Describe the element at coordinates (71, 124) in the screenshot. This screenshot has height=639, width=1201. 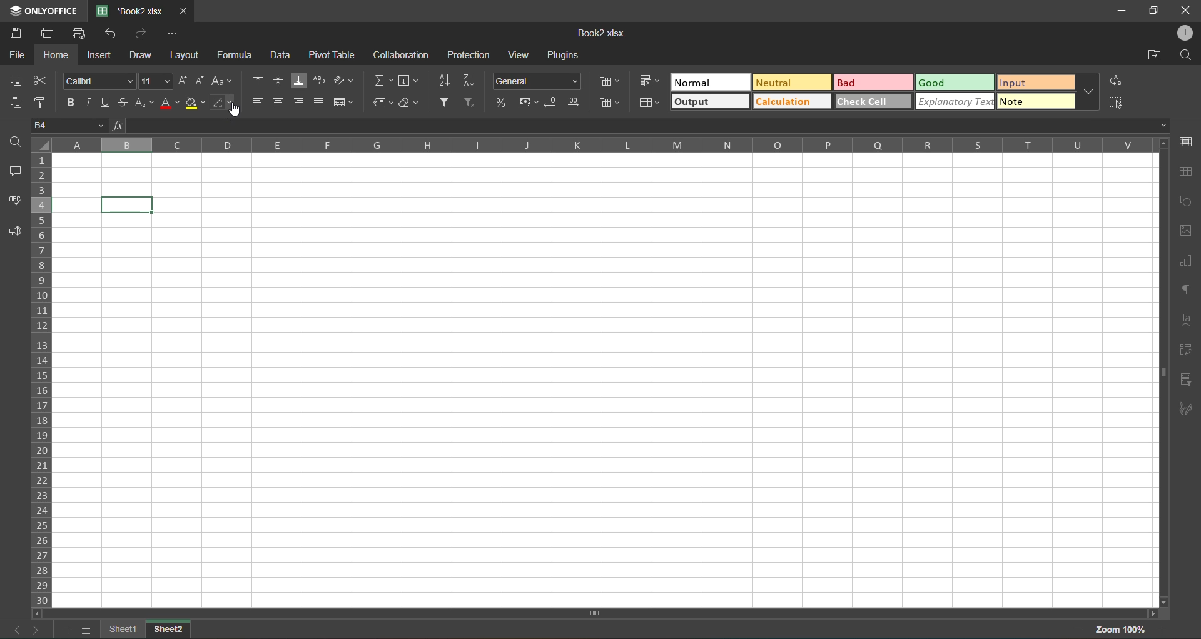
I see `cell address` at that location.